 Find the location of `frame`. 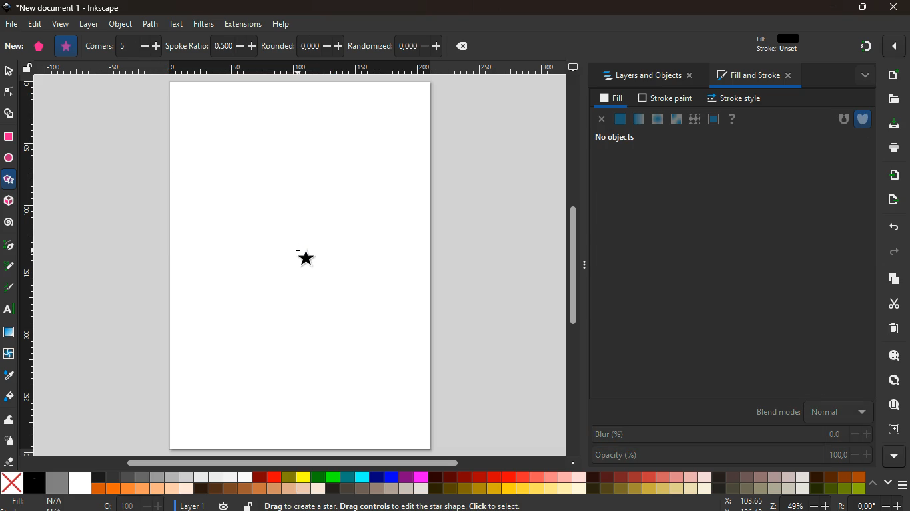

frame is located at coordinates (895, 430).